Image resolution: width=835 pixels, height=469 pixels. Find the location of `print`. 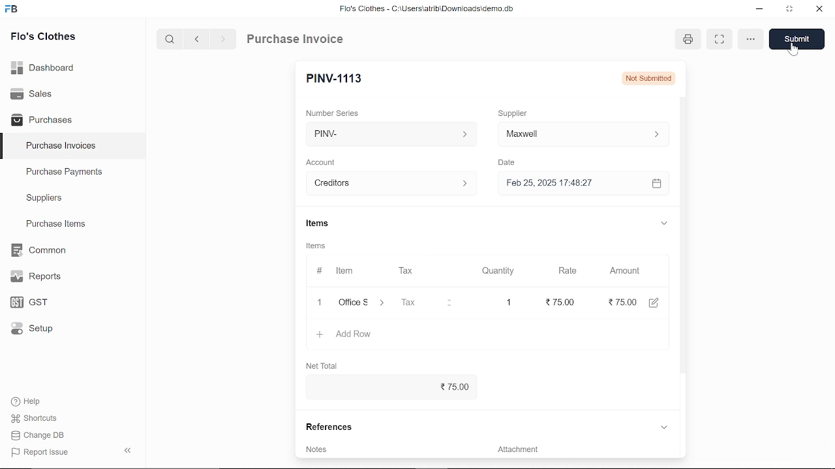

print is located at coordinates (687, 40).